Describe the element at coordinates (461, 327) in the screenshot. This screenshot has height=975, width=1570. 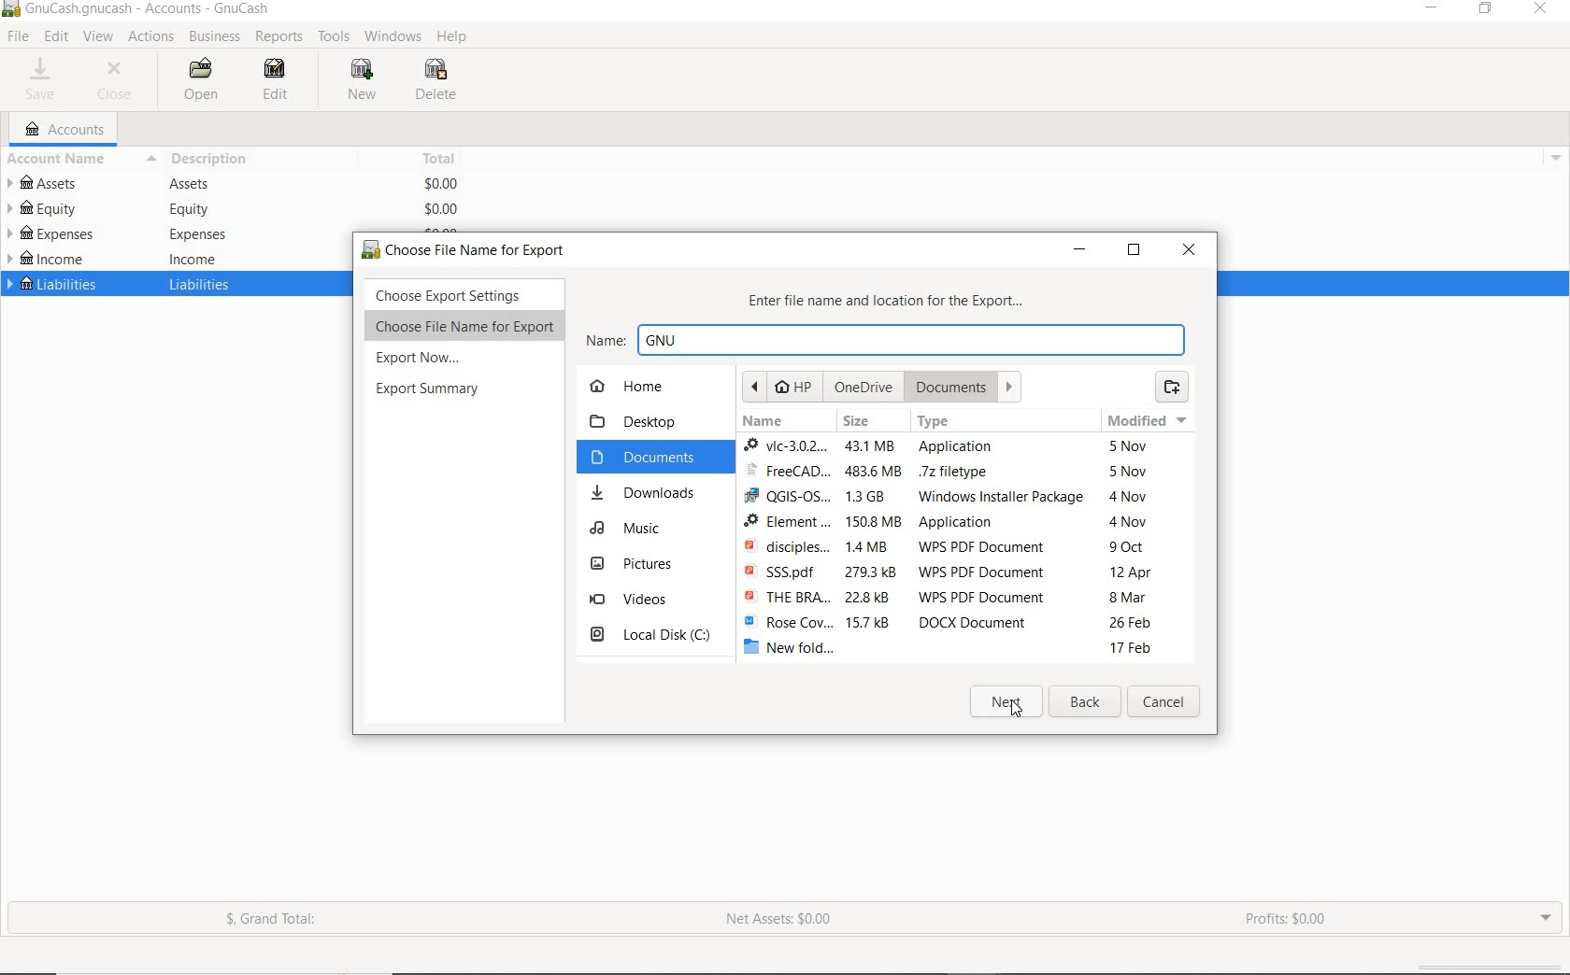
I see `choose File Name for Export` at that location.